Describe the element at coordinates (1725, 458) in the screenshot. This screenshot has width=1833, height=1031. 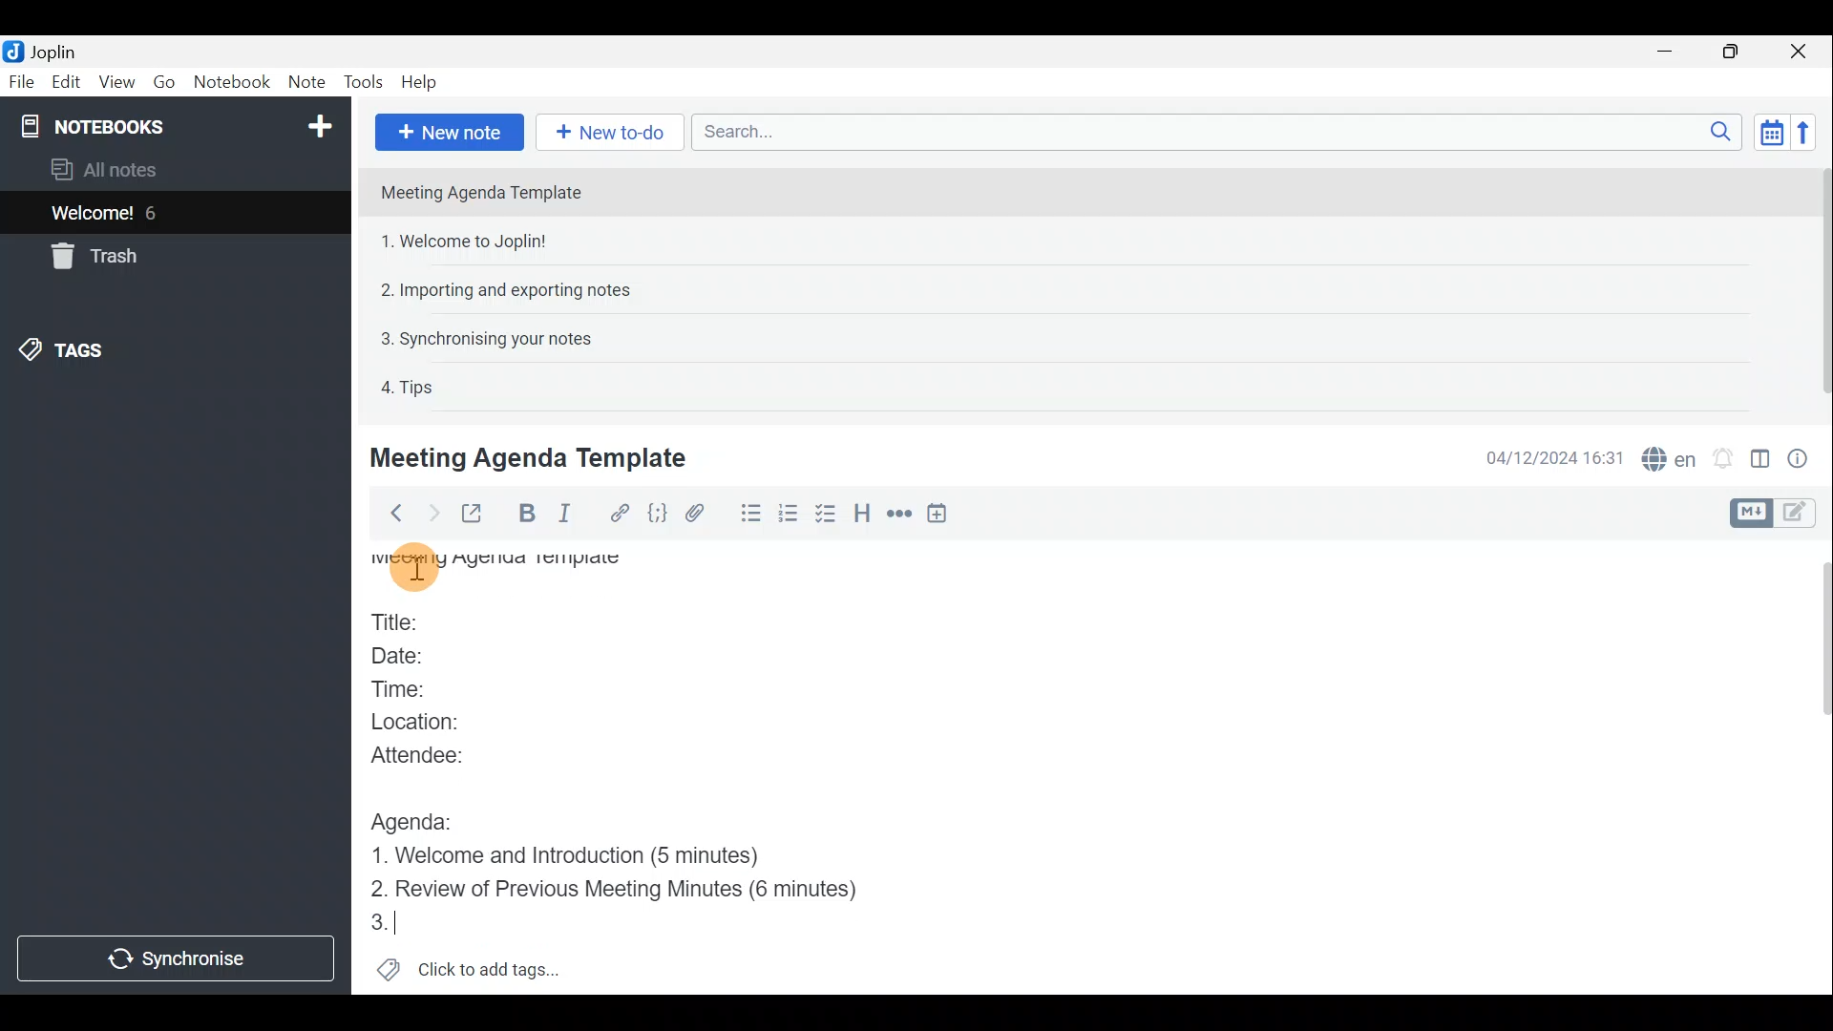
I see `Set alarm` at that location.